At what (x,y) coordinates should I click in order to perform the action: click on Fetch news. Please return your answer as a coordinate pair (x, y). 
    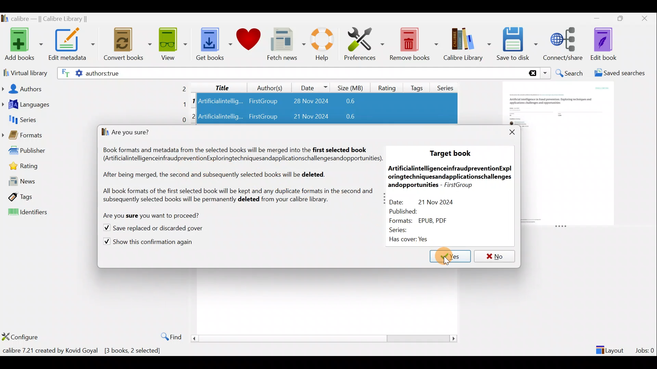
    Looking at the image, I should click on (285, 46).